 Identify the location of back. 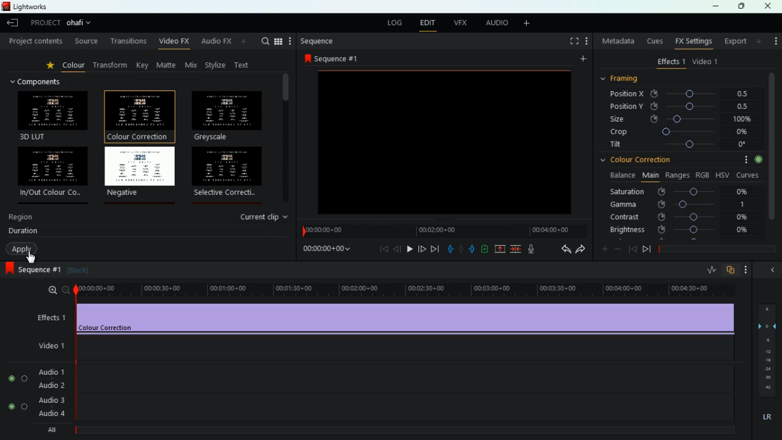
(448, 248).